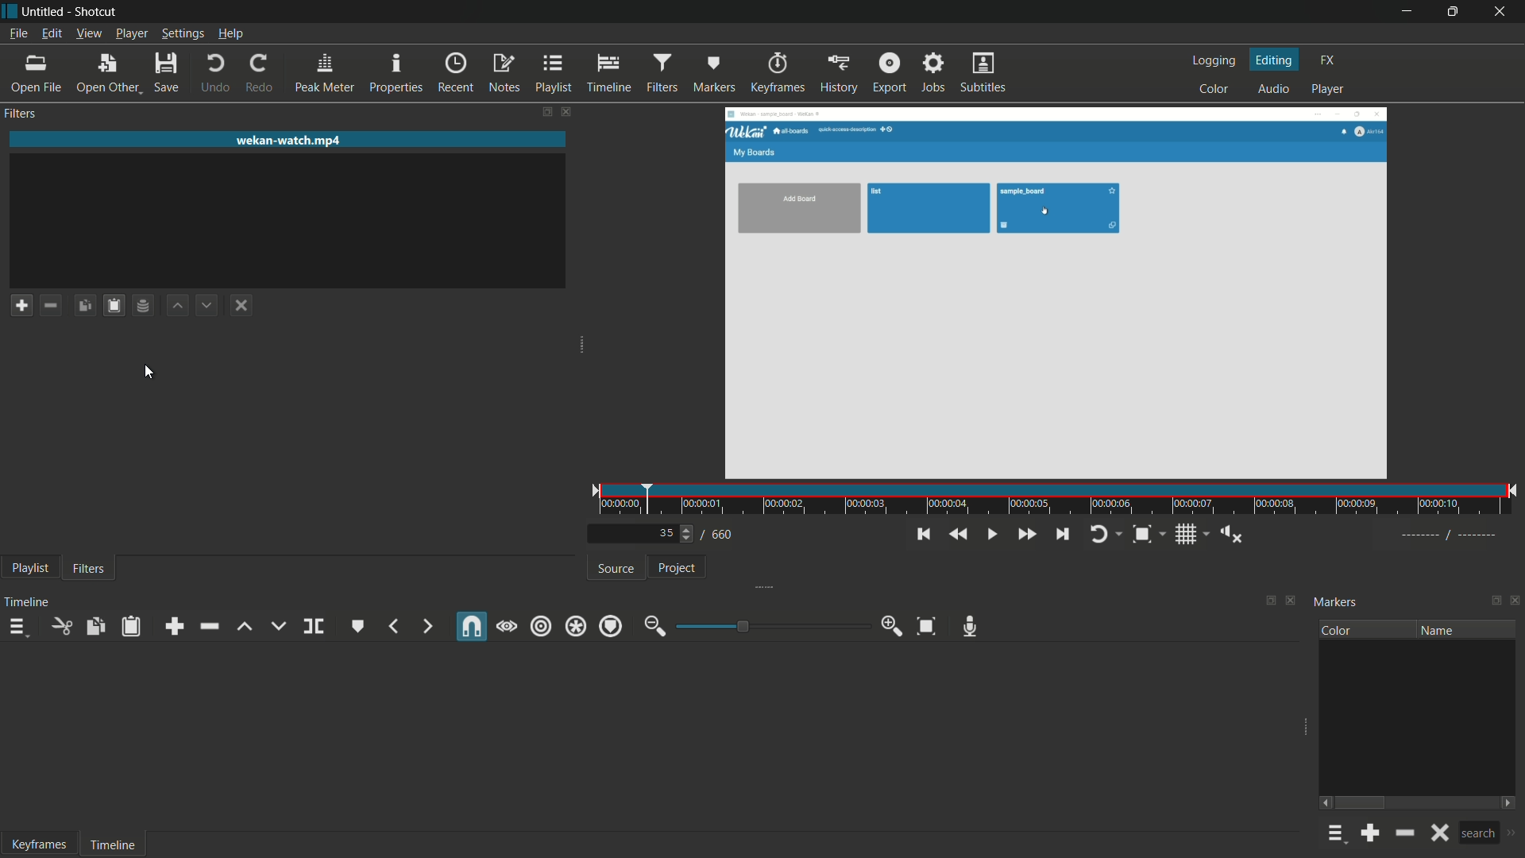 The image size is (1525, 858). Describe the element at coordinates (40, 843) in the screenshot. I see `keyframes` at that location.